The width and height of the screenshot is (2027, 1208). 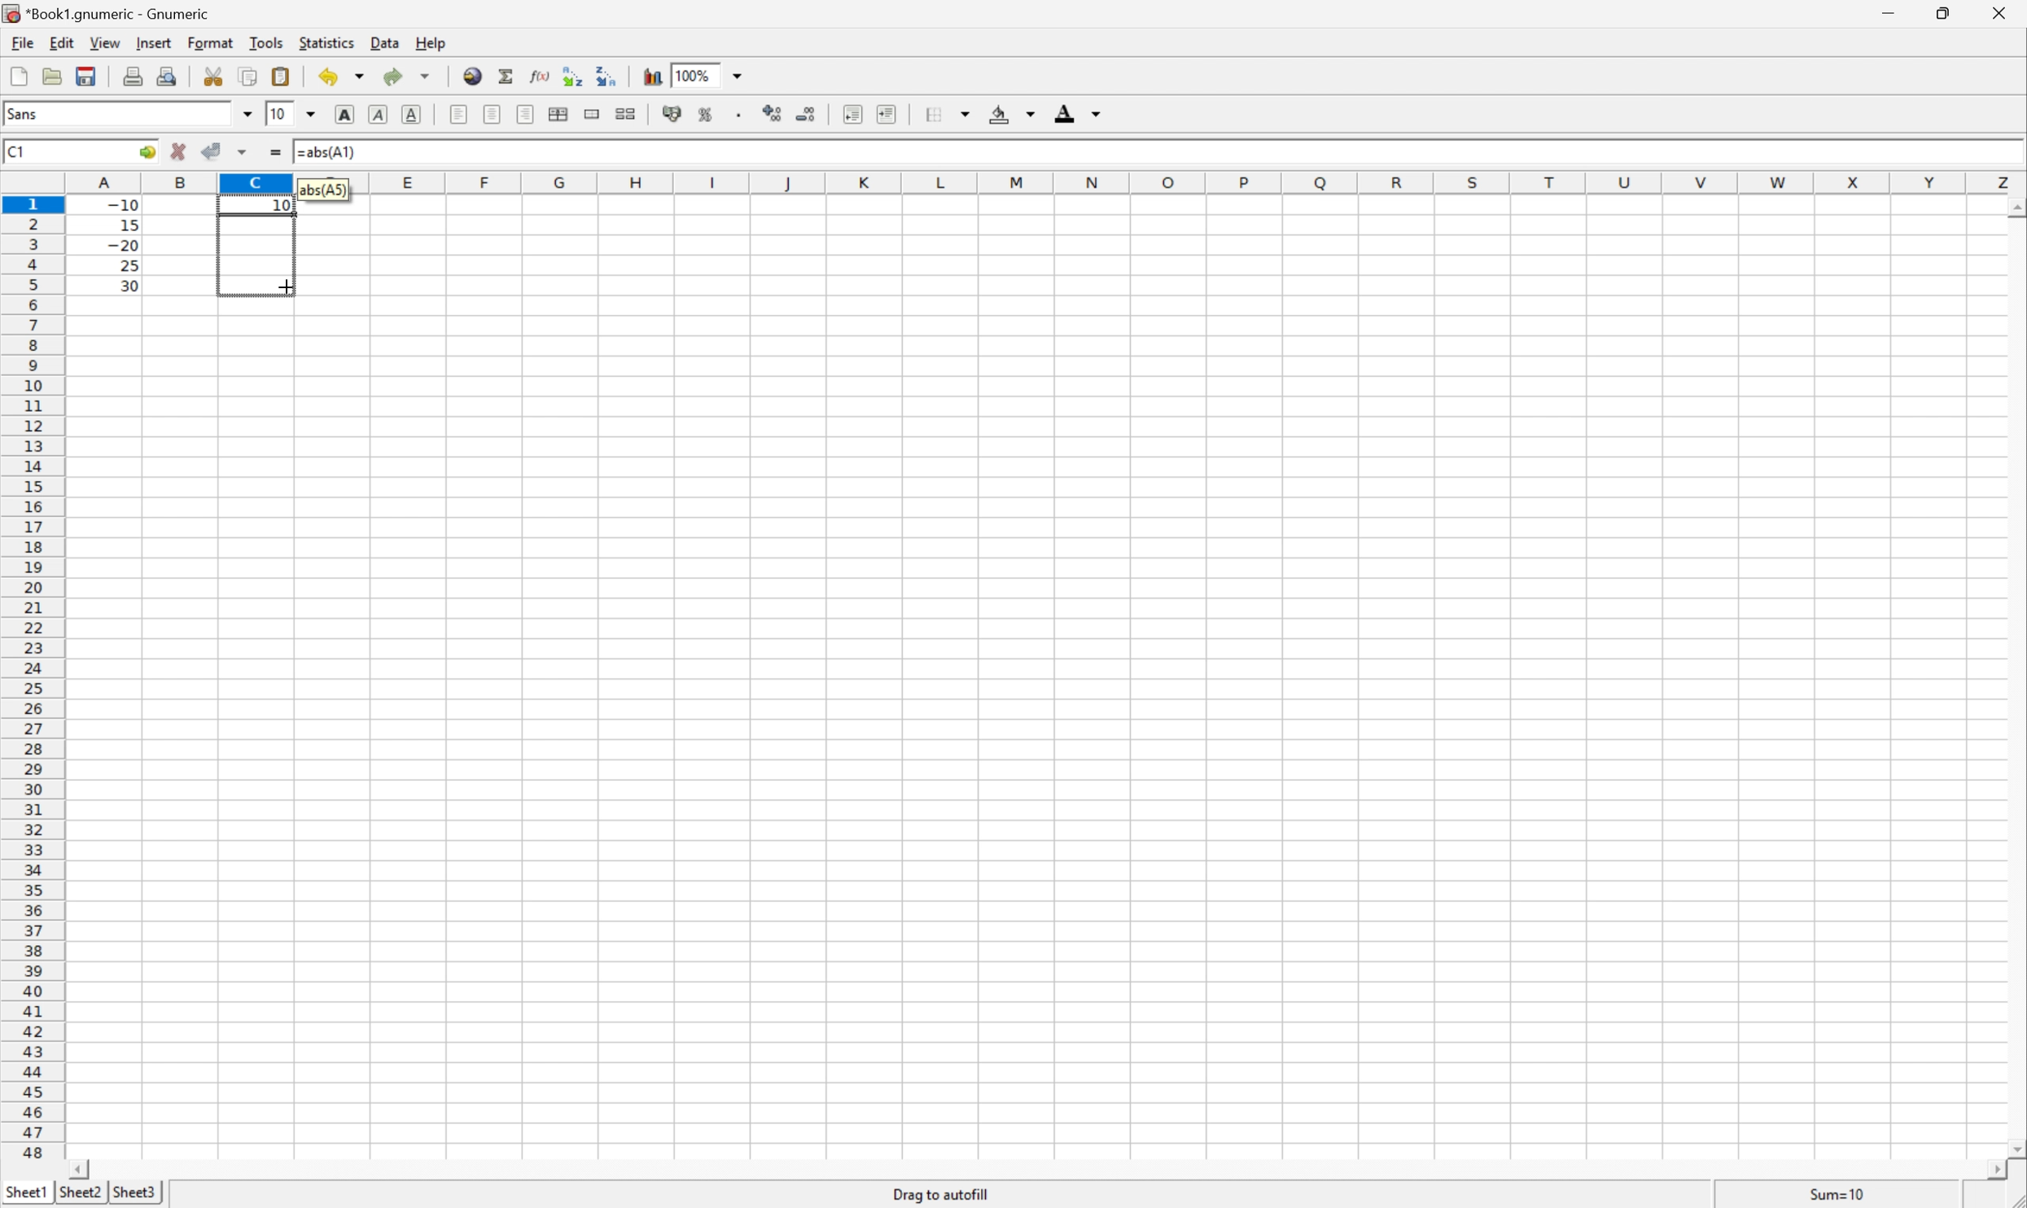 I want to click on Drop Down, so click(x=313, y=112).